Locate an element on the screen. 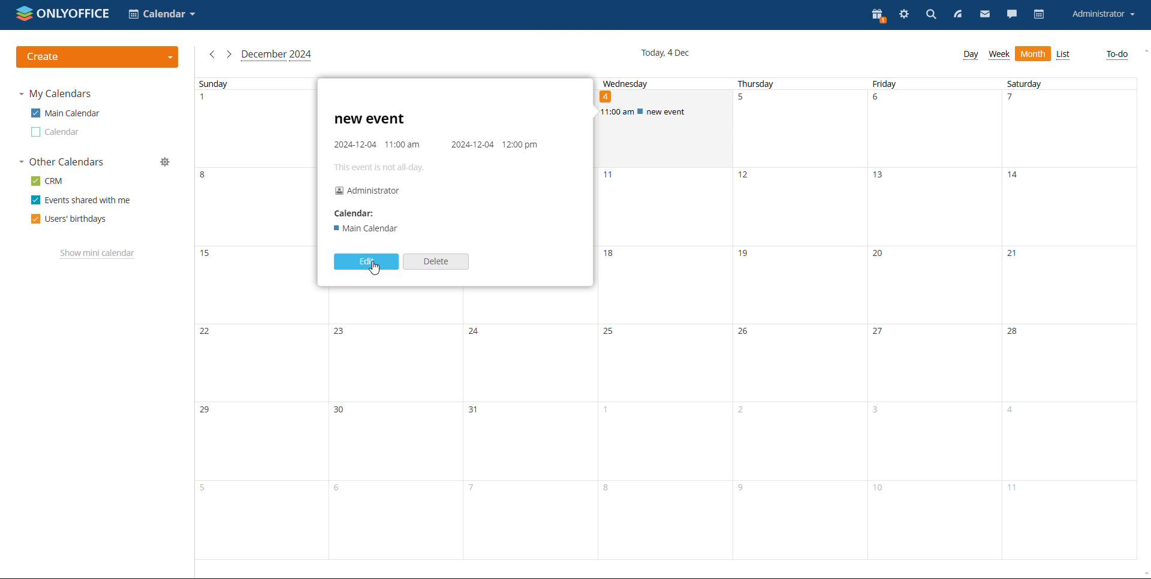 The height and width of the screenshot is (579, 1151). present is located at coordinates (878, 16).